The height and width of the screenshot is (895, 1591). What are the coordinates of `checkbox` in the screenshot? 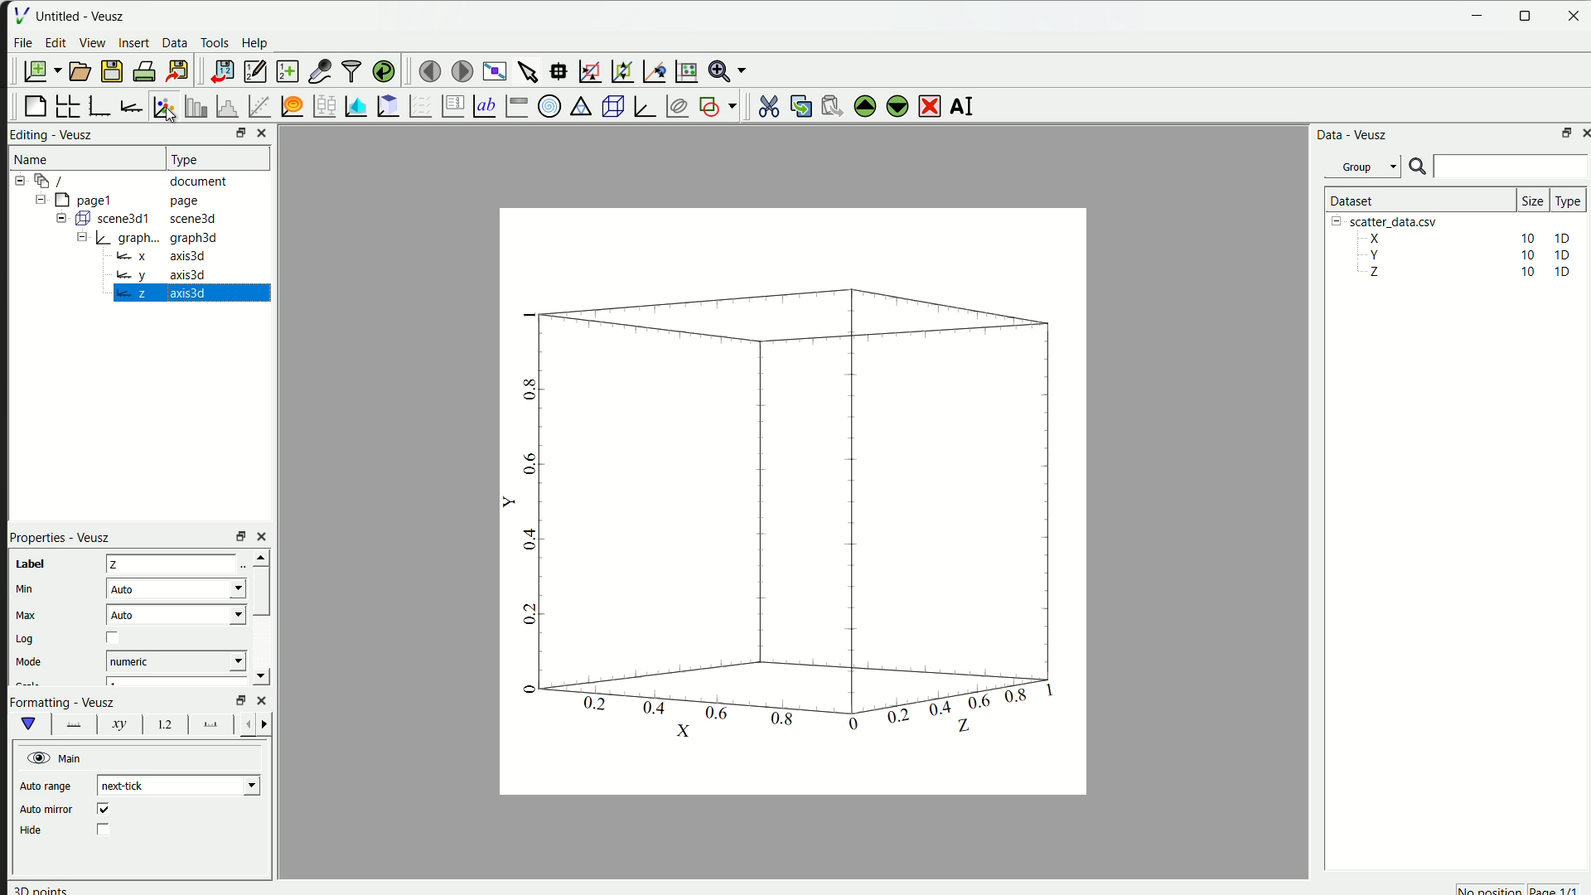 It's located at (106, 830).